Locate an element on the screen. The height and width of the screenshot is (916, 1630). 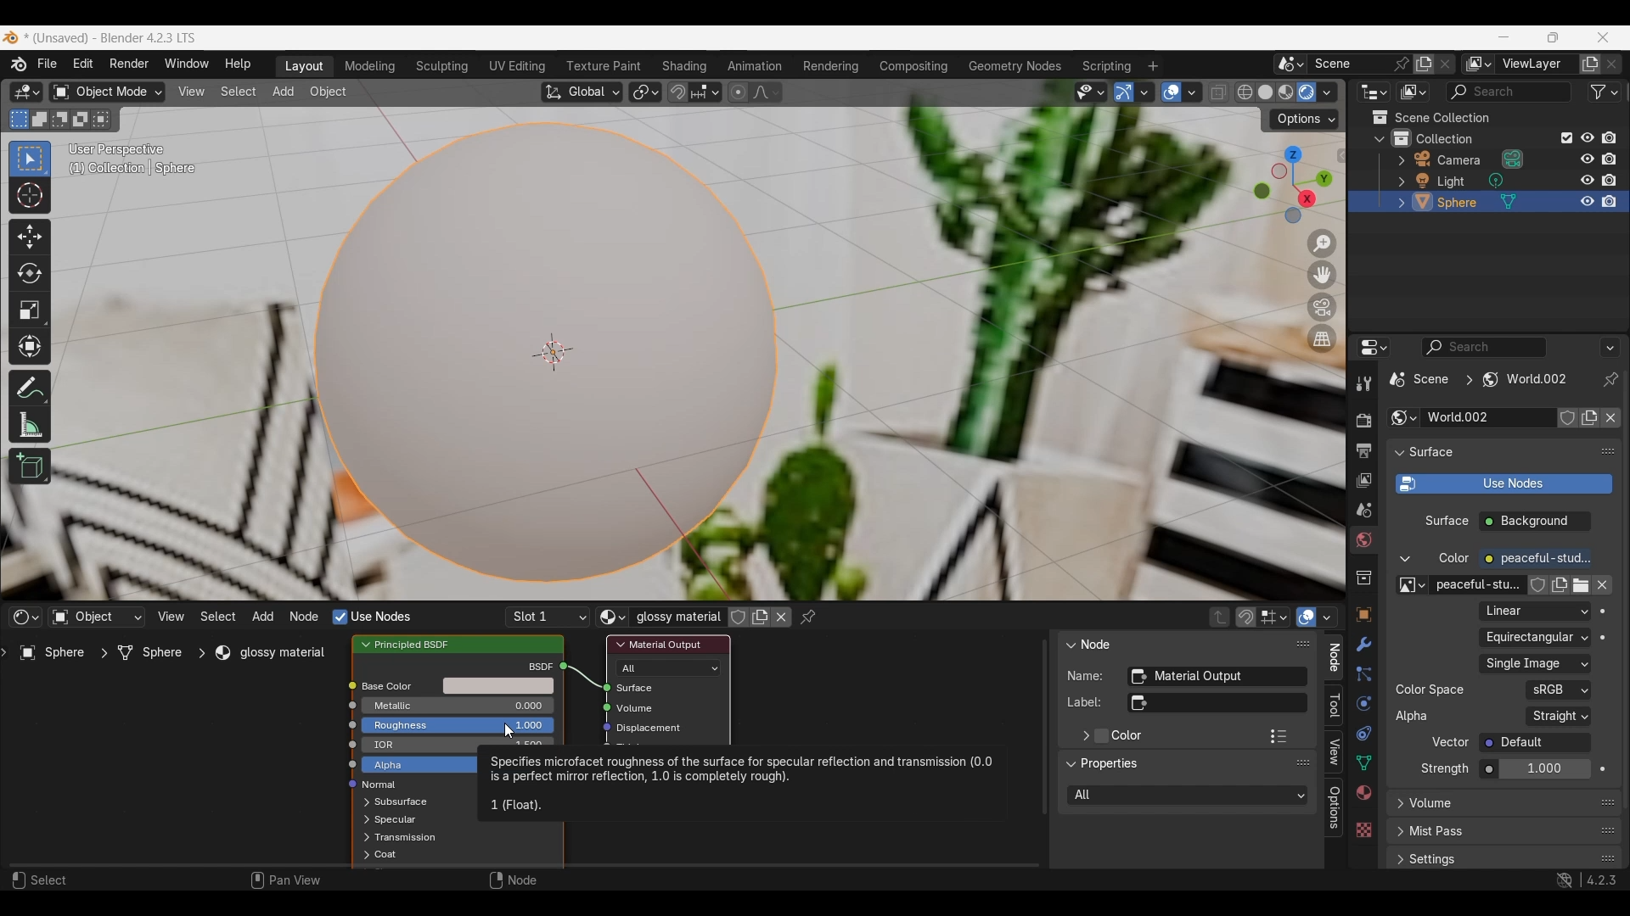
* (Unsaved) - Blender 4.2.3 LTS is located at coordinates (115, 38).